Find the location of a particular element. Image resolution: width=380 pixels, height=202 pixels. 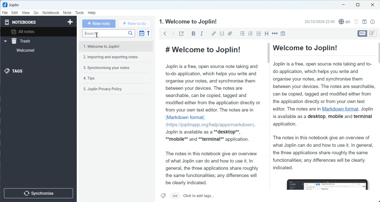

Notebook is located at coordinates (51, 12).